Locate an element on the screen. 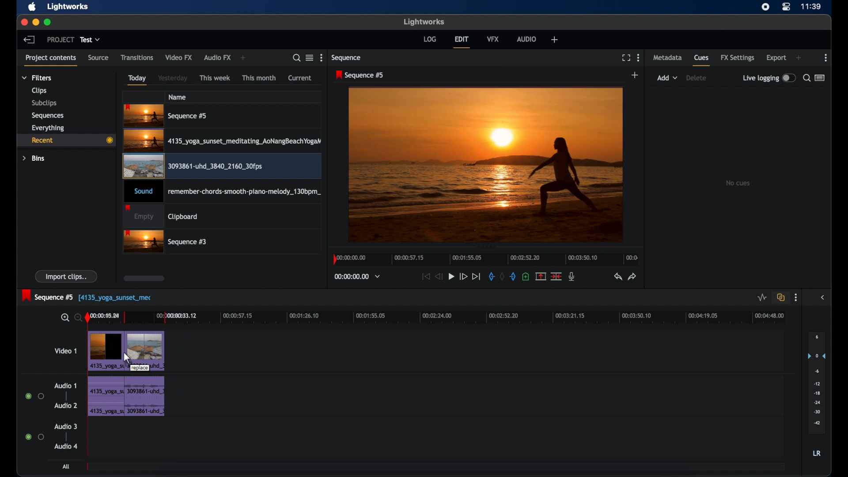 The image size is (848, 477). add is located at coordinates (243, 57).